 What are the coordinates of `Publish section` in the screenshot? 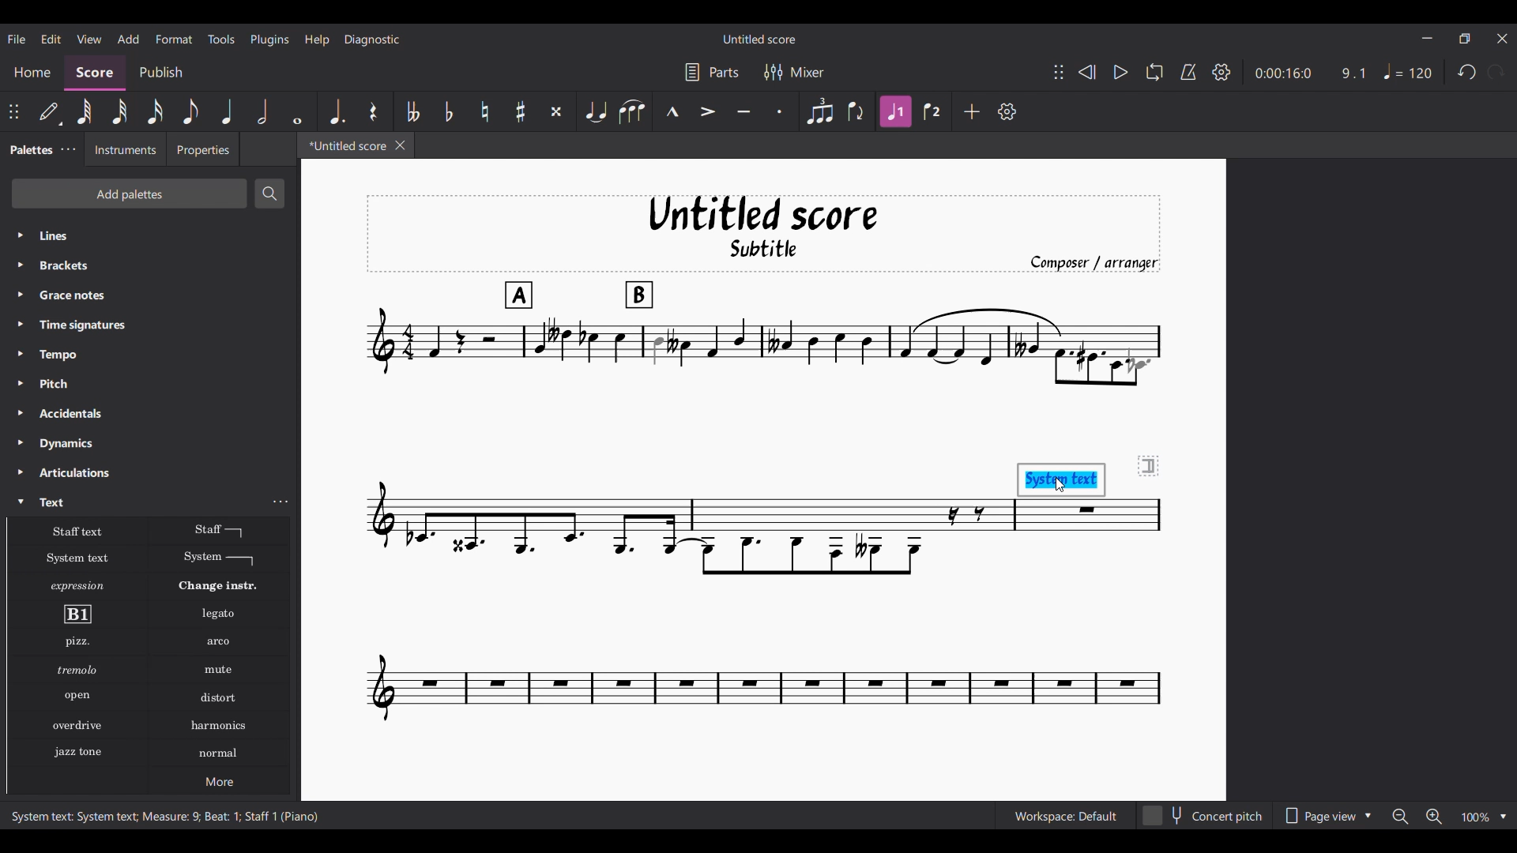 It's located at (160, 73).